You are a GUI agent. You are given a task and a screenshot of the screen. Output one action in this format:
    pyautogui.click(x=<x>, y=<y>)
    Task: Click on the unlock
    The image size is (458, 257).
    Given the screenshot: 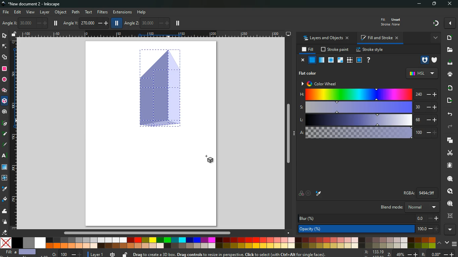 What is the action you would take?
    pyautogui.click(x=14, y=34)
    